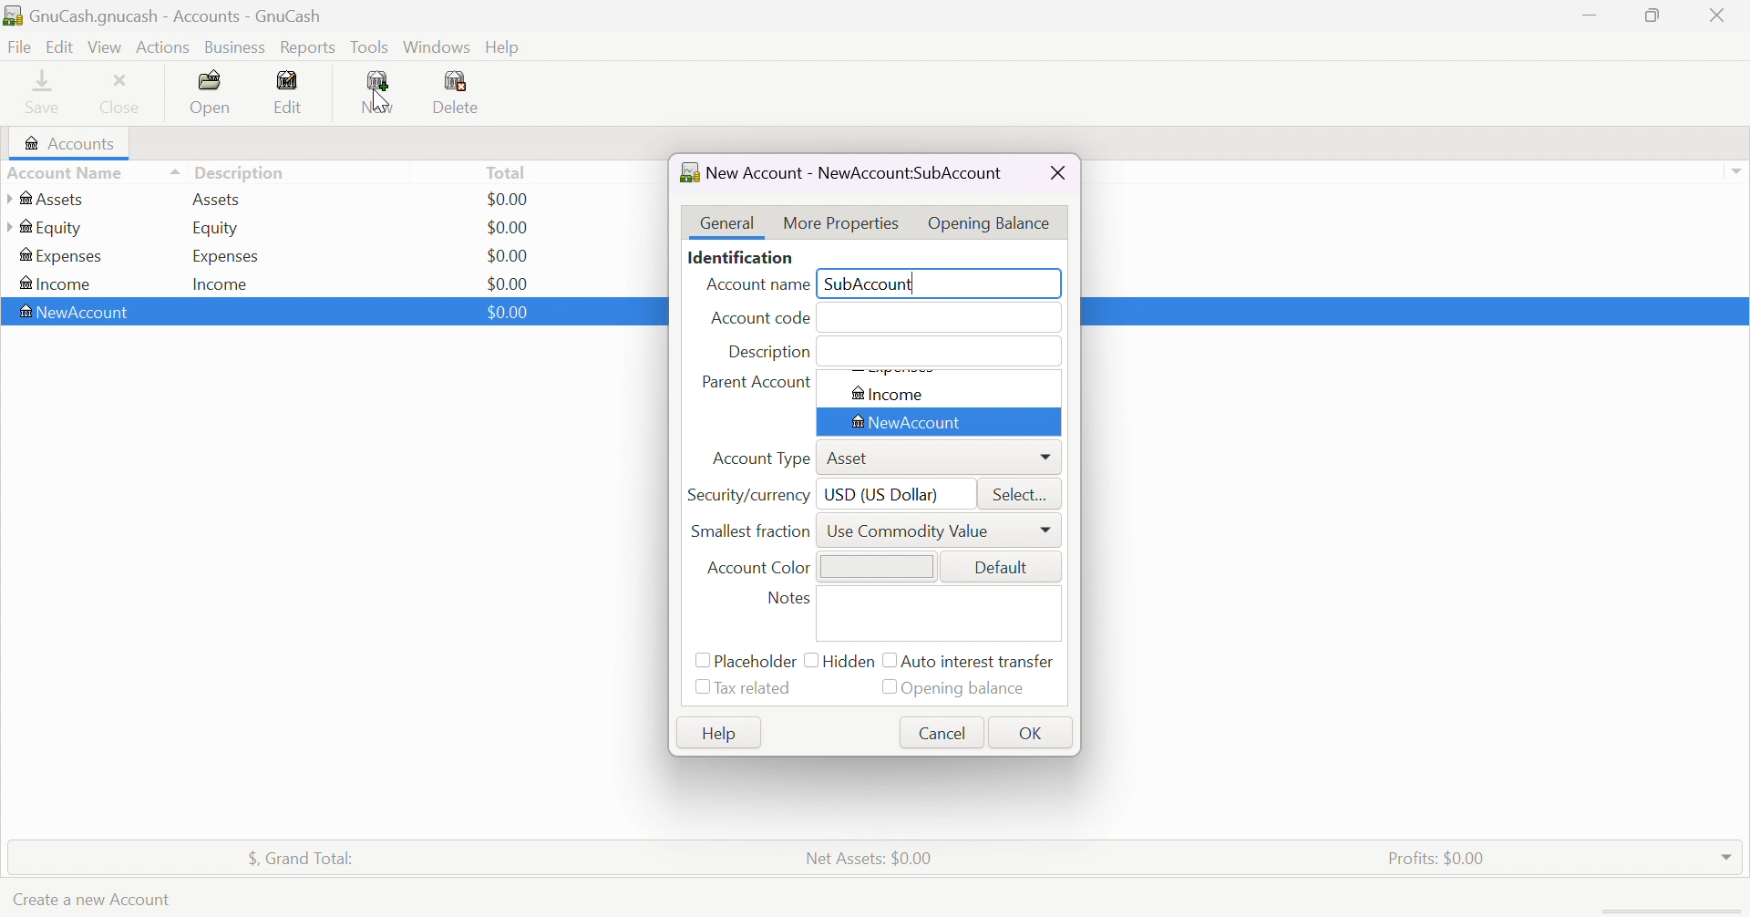 This screenshot has height=917, width=1750. I want to click on Tools, so click(371, 47).